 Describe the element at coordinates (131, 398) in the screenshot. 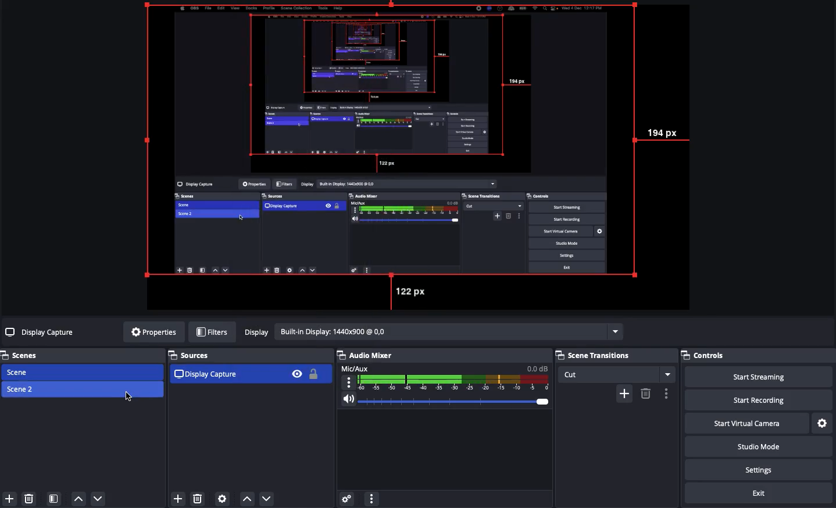

I see `Click` at that location.